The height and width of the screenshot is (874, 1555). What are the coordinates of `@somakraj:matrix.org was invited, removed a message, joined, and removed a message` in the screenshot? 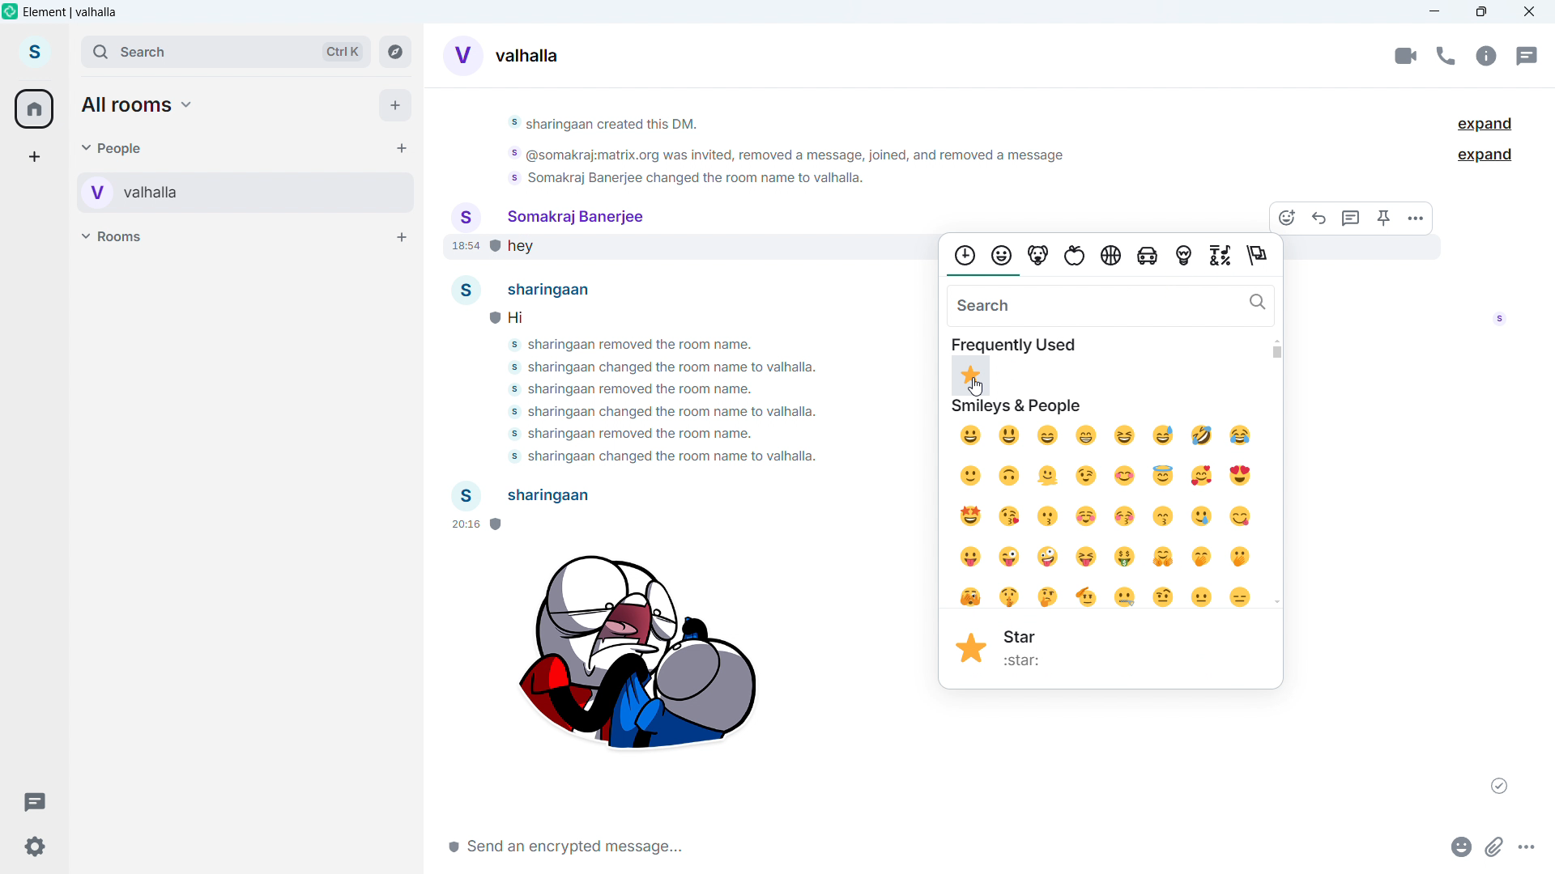 It's located at (786, 157).